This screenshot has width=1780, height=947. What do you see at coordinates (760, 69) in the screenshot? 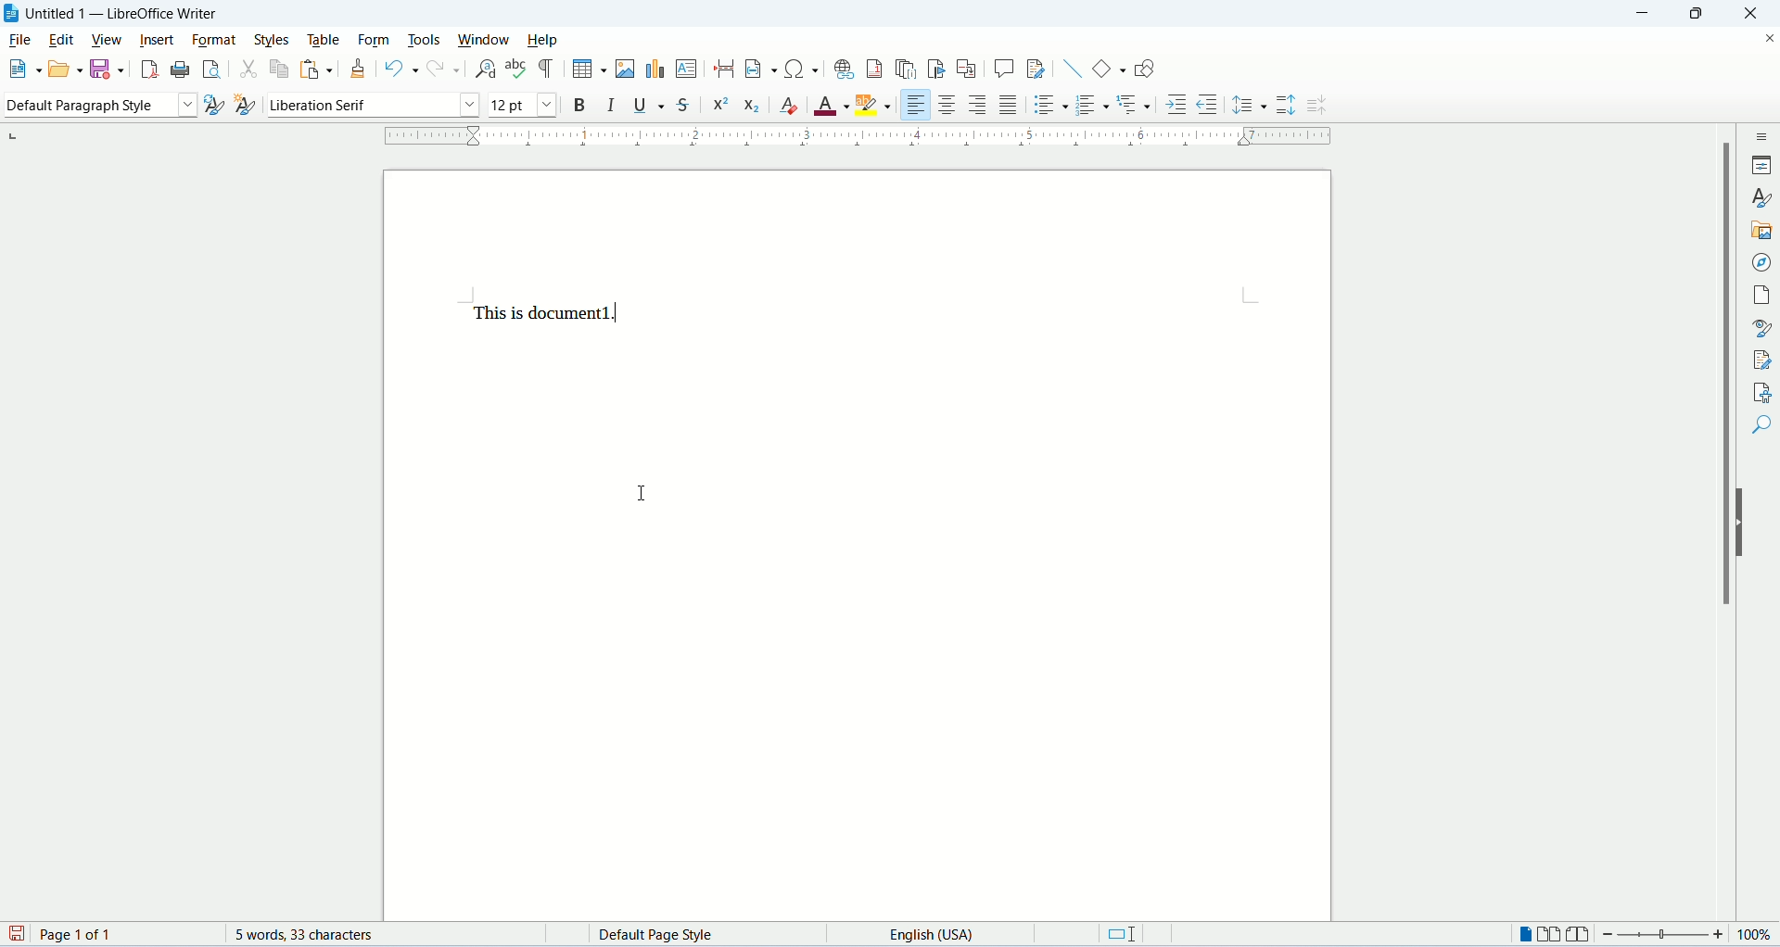
I see `insert field` at bounding box center [760, 69].